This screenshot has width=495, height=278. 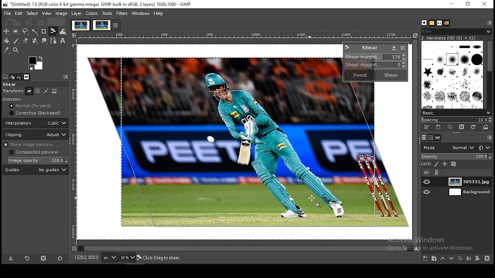 I want to click on smudge tools, so click(x=44, y=41).